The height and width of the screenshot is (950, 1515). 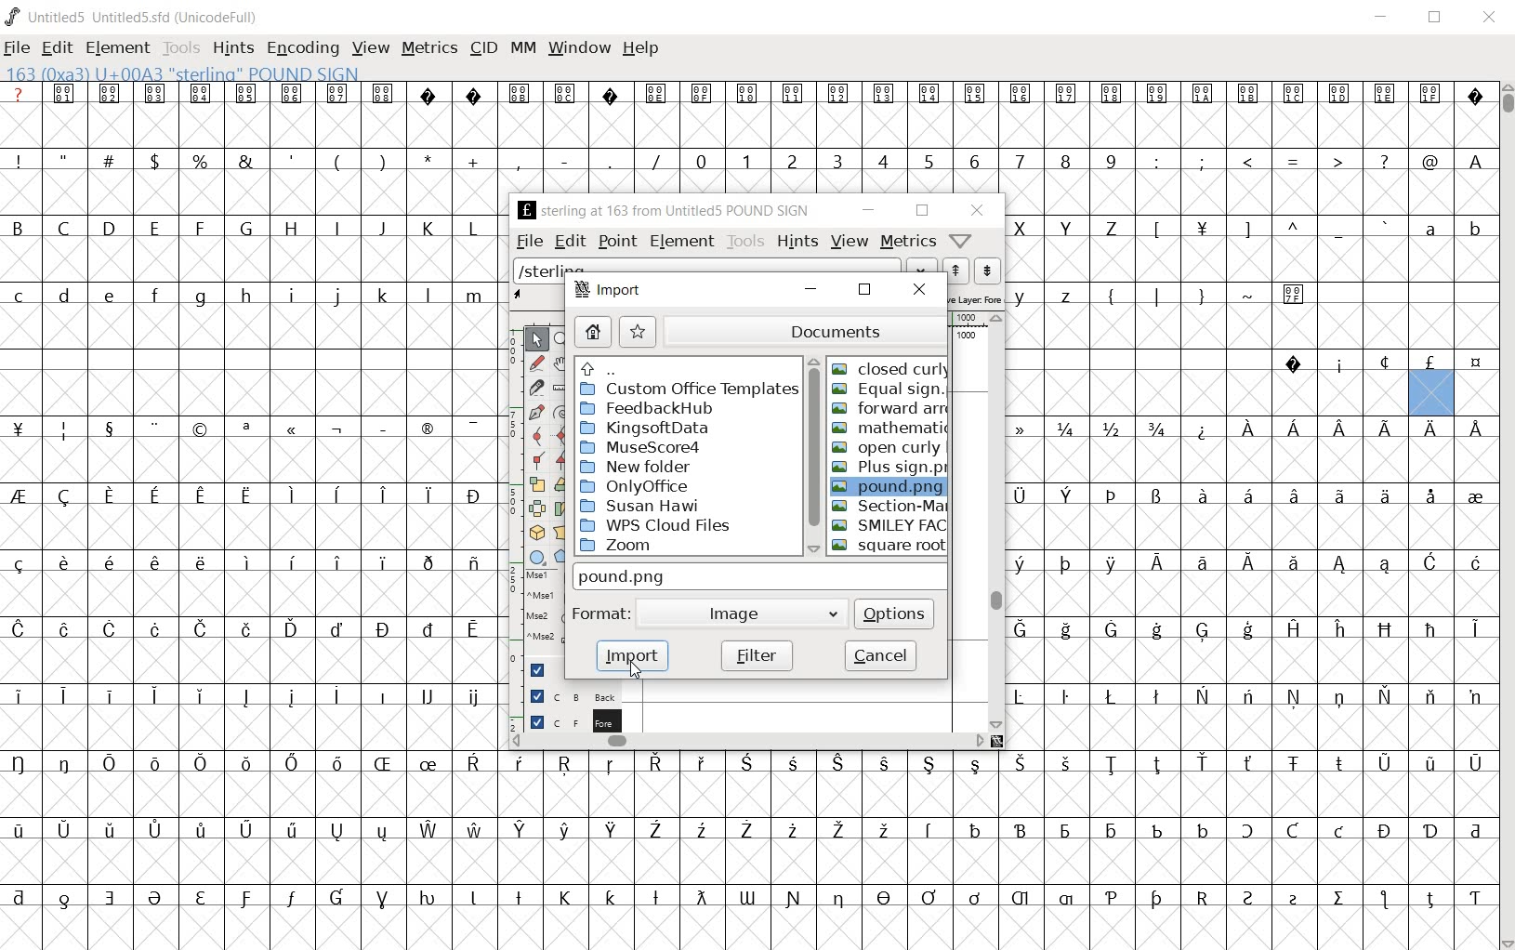 I want to click on Symbol, so click(x=705, y=94).